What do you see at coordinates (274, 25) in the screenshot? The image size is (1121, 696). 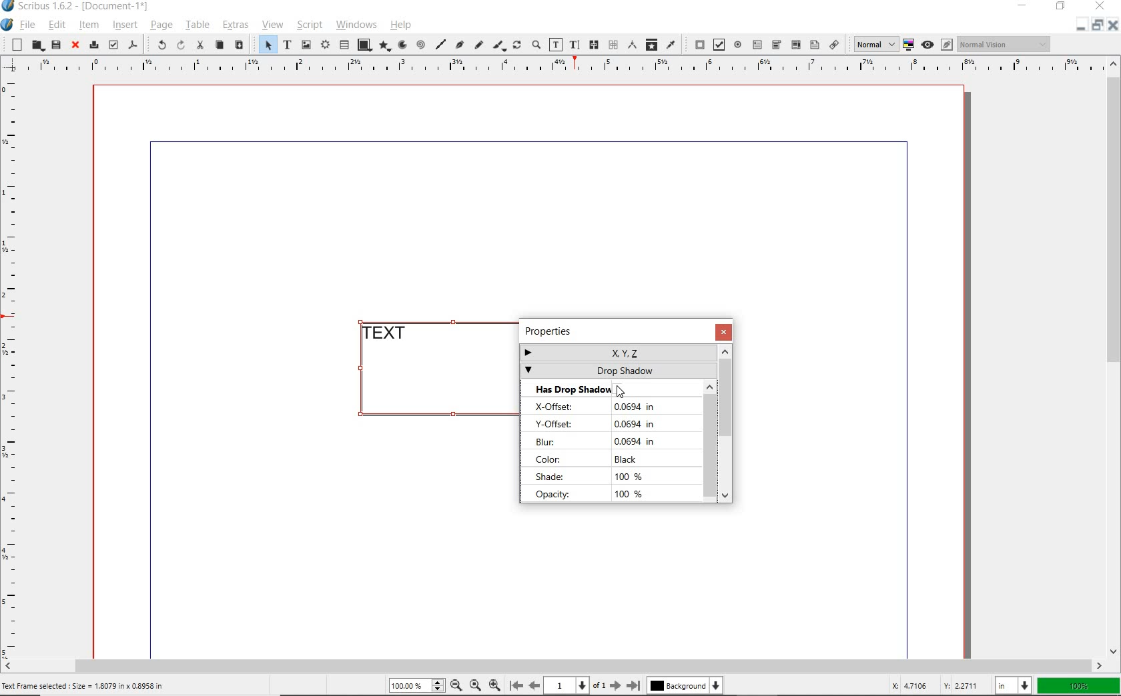 I see `view` at bounding box center [274, 25].